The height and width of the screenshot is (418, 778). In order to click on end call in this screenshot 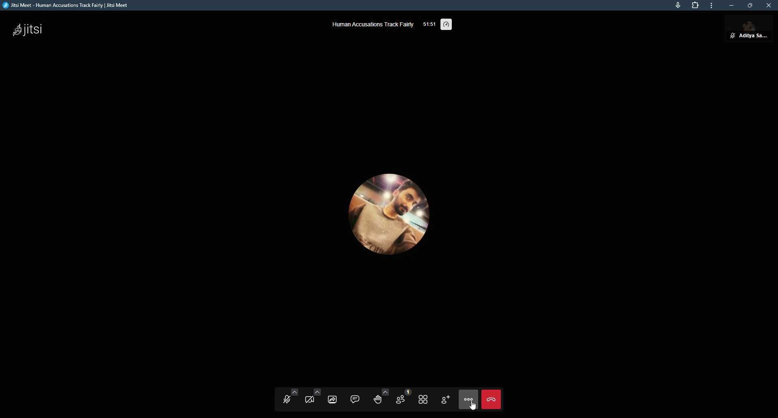, I will do `click(490, 401)`.